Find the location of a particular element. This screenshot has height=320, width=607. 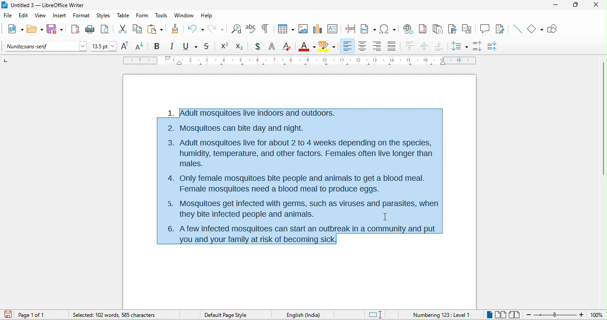

tools is located at coordinates (162, 16).